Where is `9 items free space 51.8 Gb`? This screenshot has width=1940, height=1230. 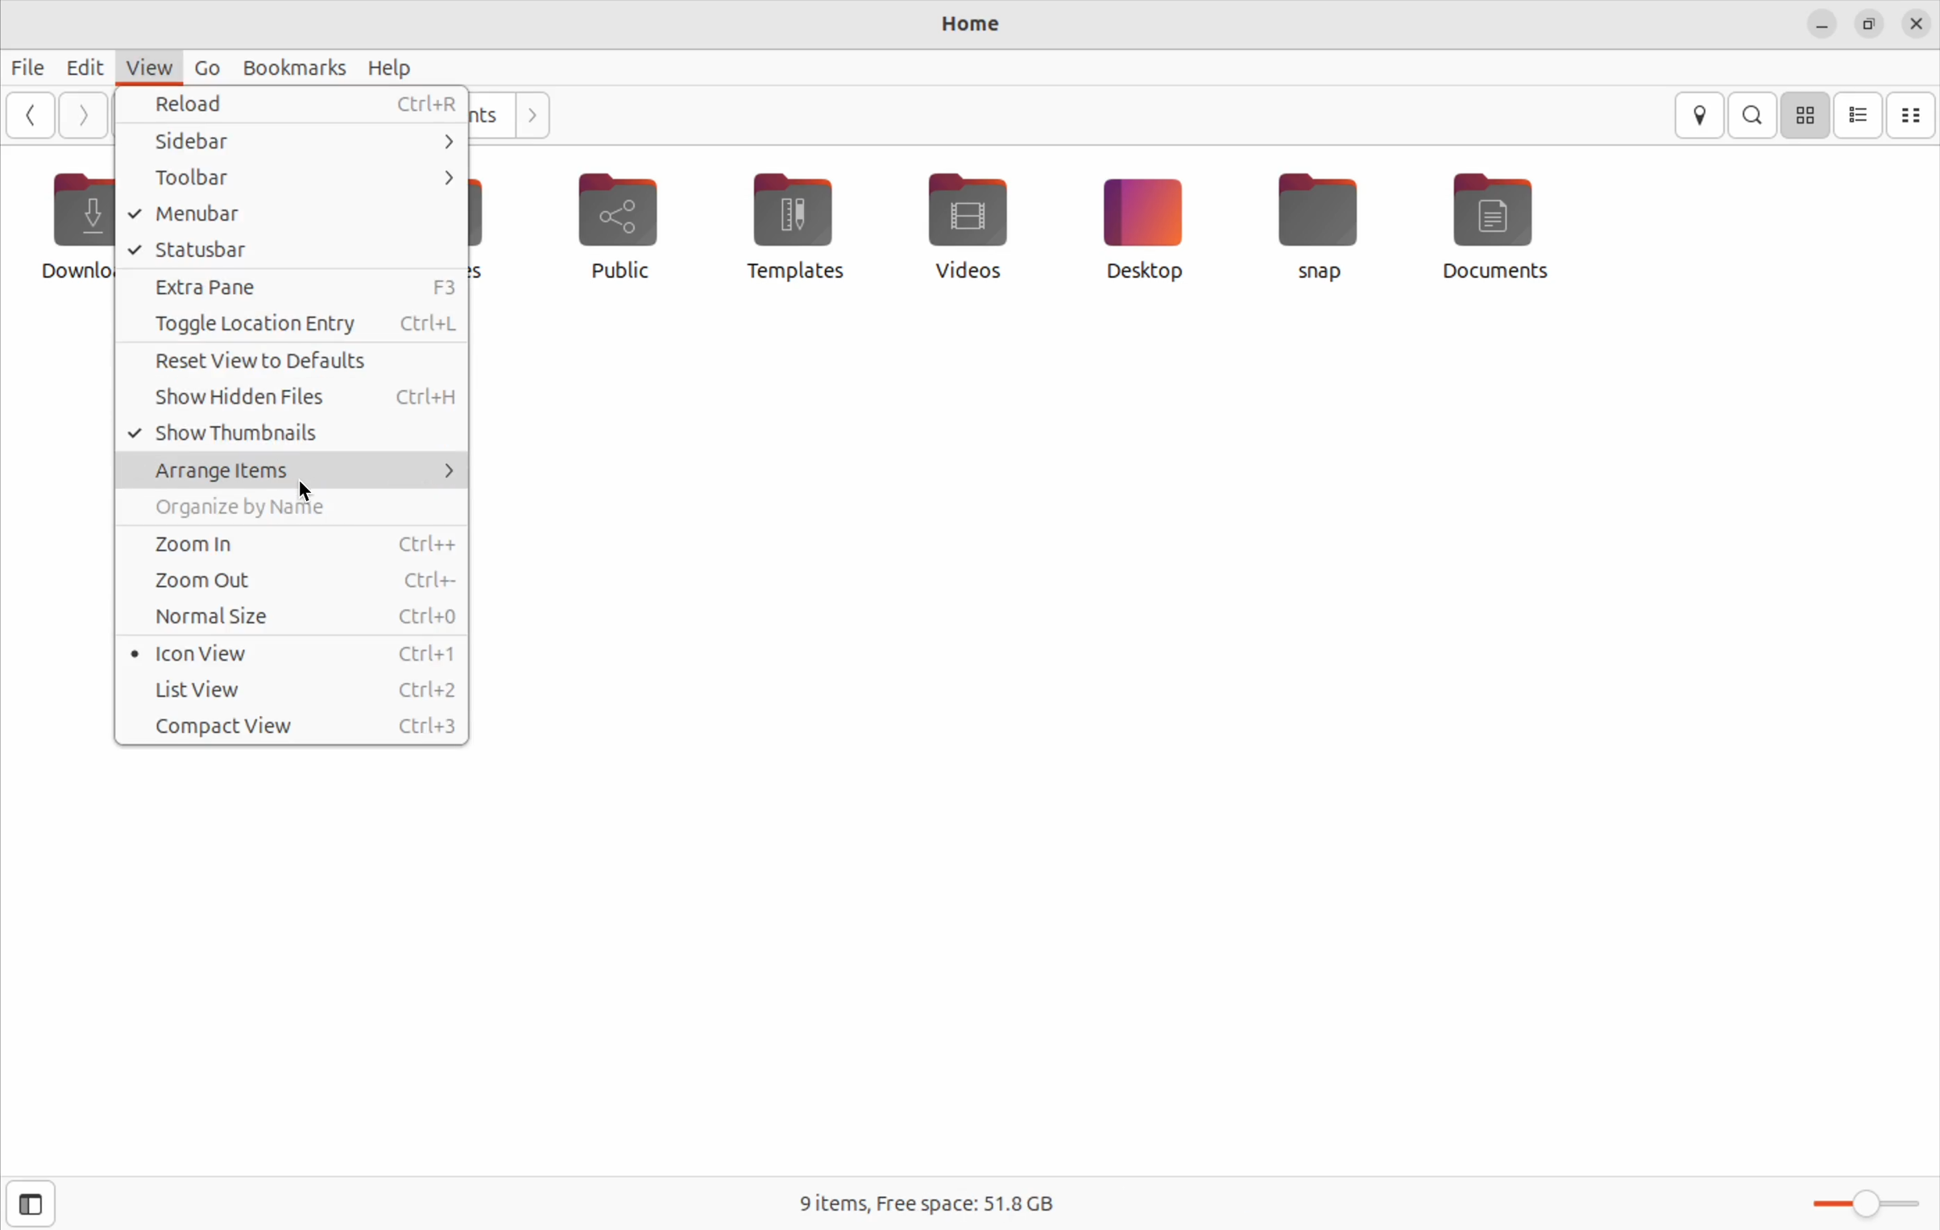
9 items free space 51.8 Gb is located at coordinates (947, 1203).